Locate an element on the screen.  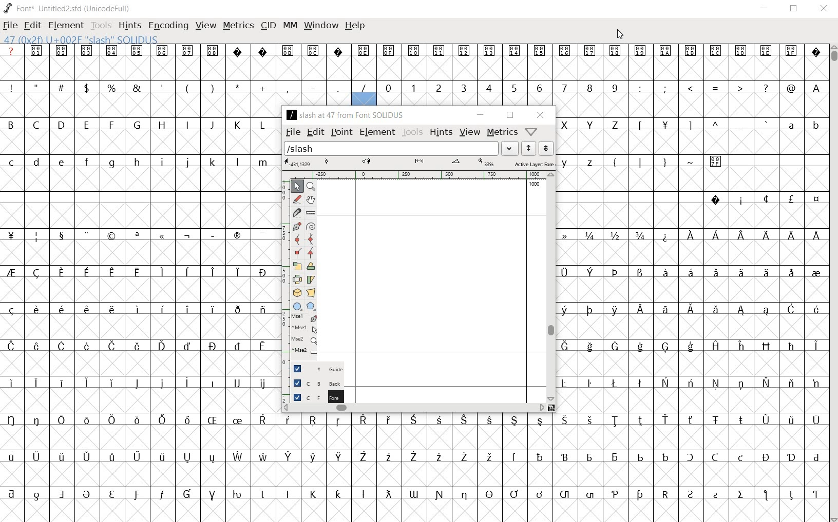
symbols is located at coordinates (191, 87).